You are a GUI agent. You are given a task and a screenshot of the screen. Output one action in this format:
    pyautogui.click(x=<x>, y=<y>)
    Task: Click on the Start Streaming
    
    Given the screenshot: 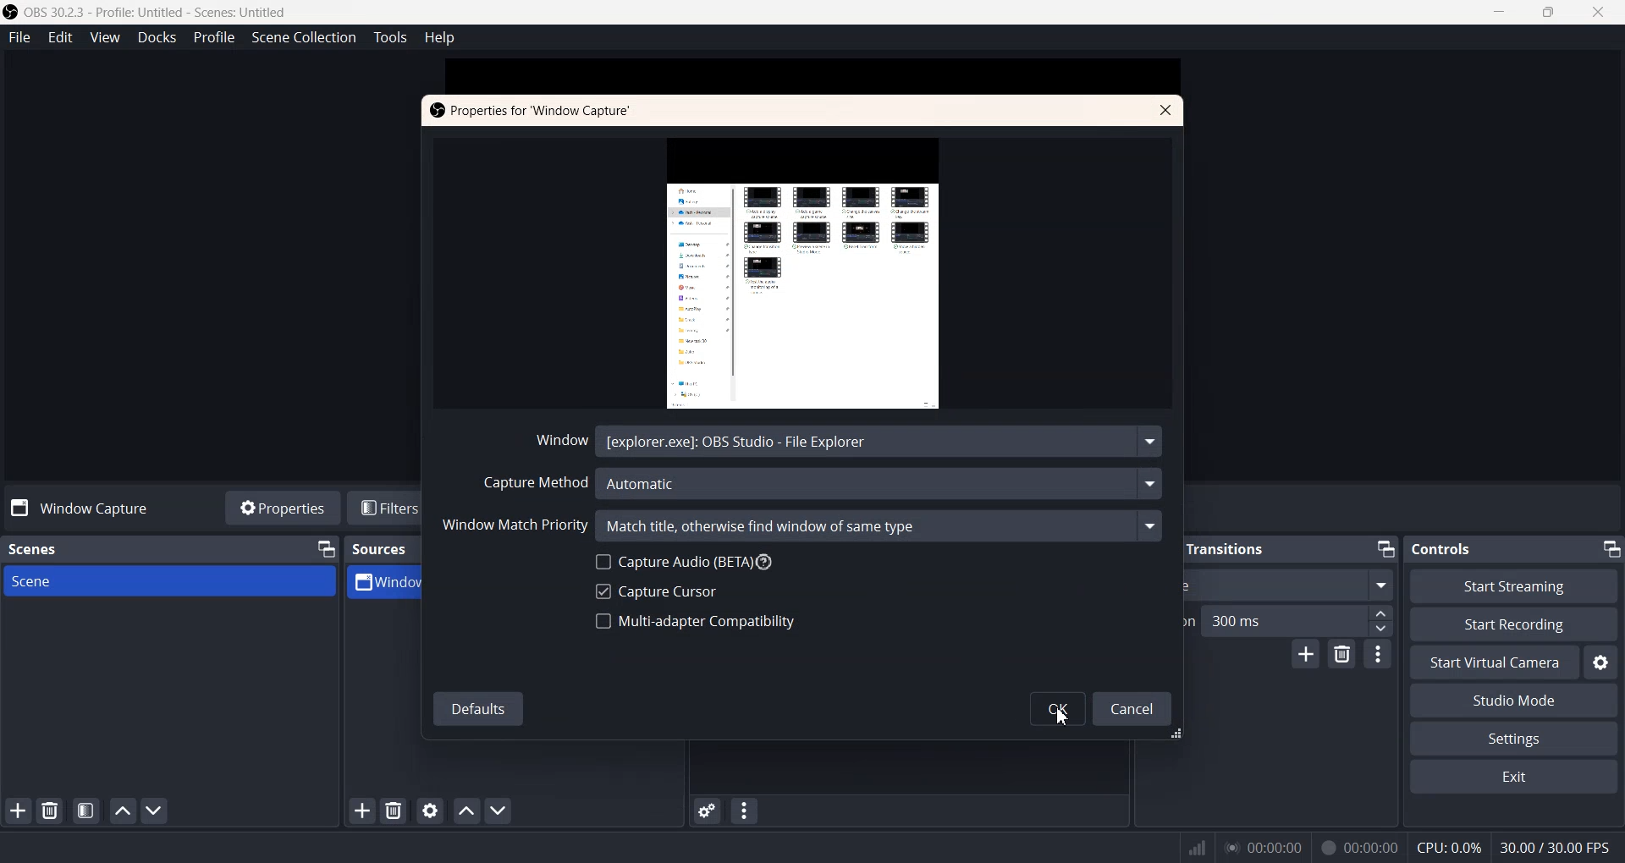 What is the action you would take?
    pyautogui.click(x=1515, y=586)
    